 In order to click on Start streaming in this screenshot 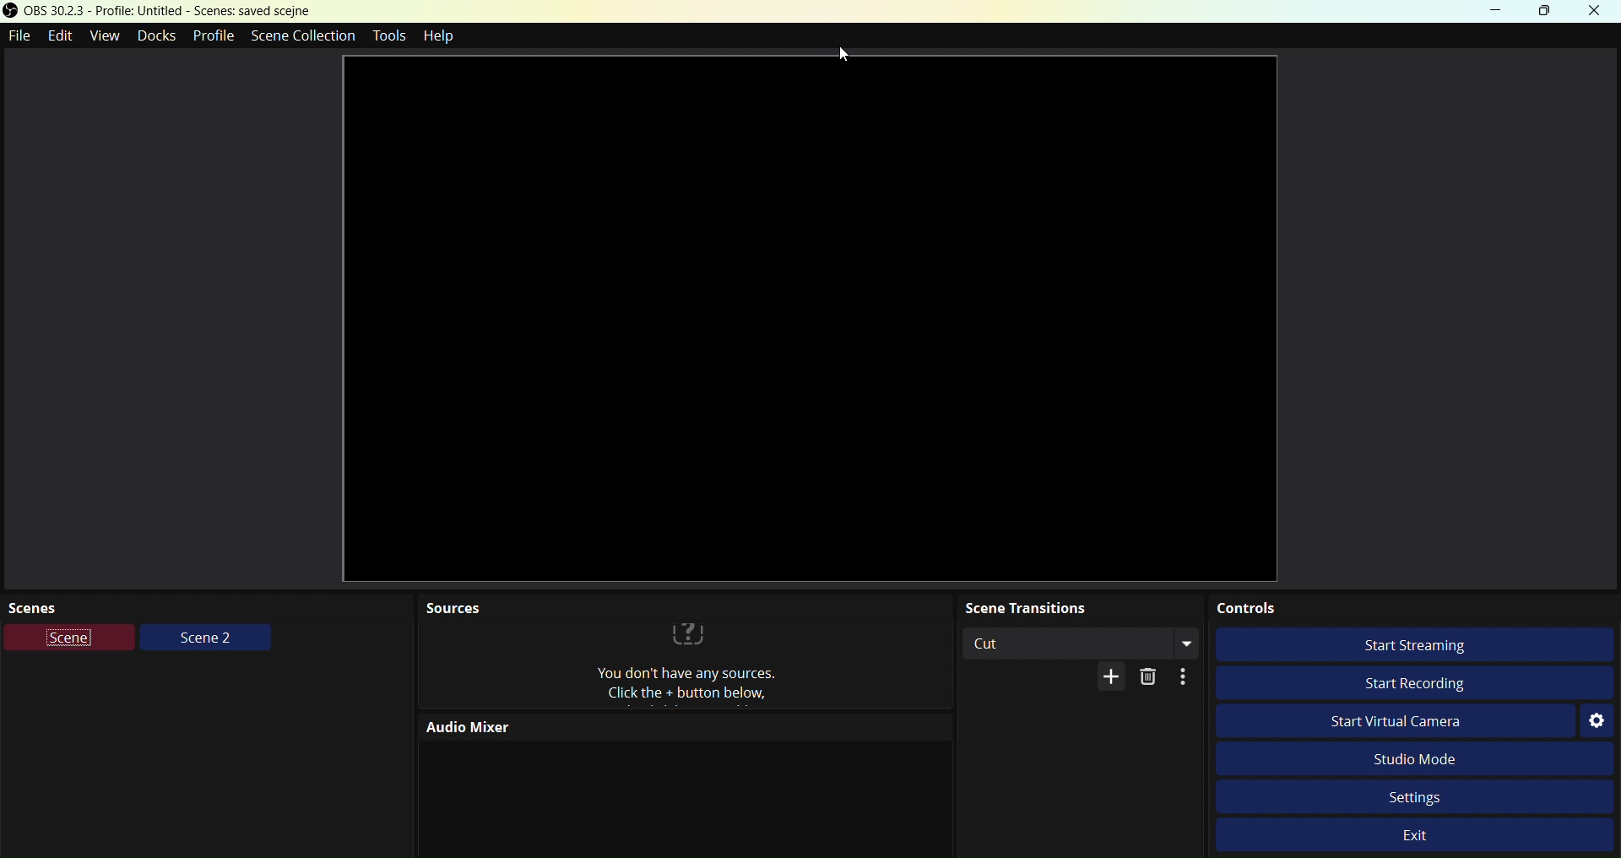, I will do `click(1422, 645)`.